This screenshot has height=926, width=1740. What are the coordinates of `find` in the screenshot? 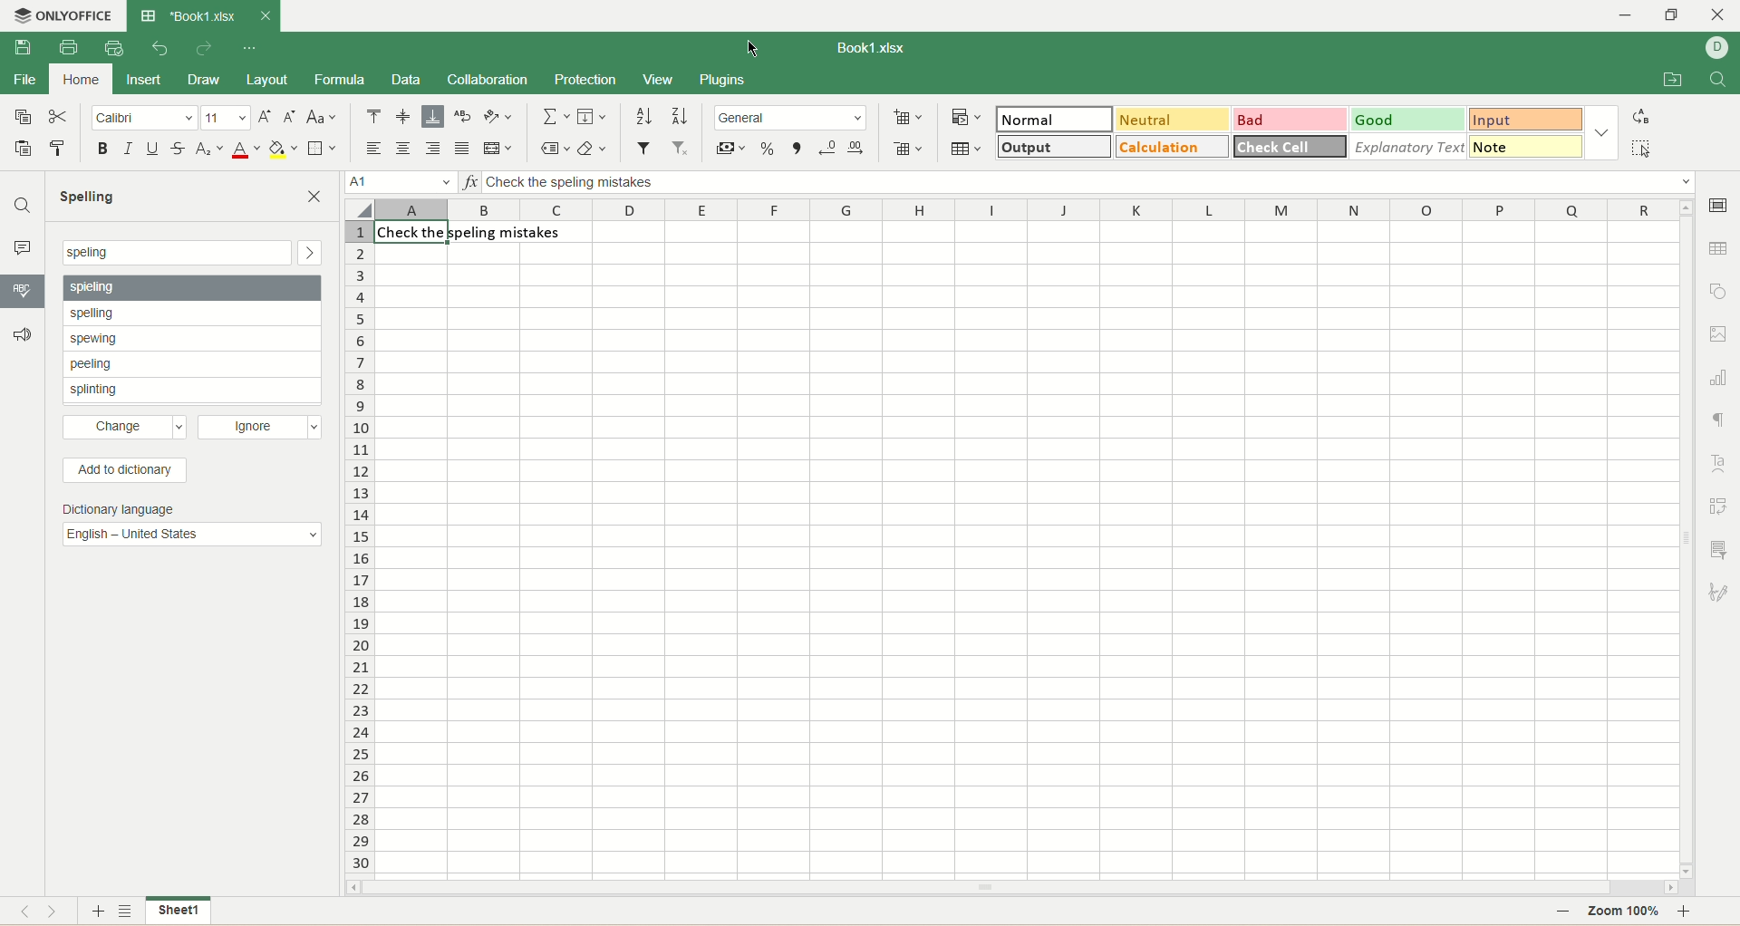 It's located at (1716, 81).